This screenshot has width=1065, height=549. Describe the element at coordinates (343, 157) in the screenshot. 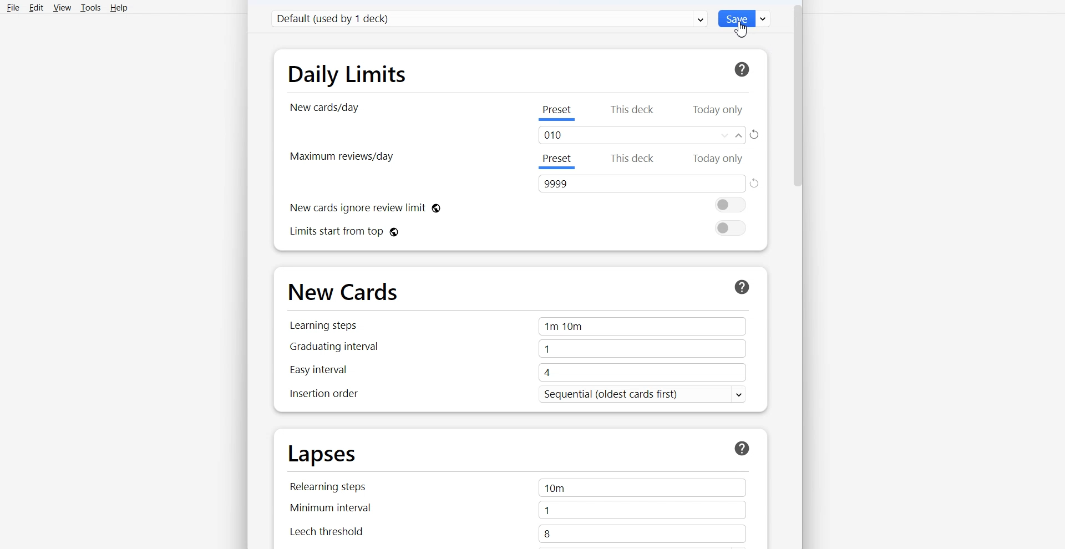

I see `Maximum Review` at that location.